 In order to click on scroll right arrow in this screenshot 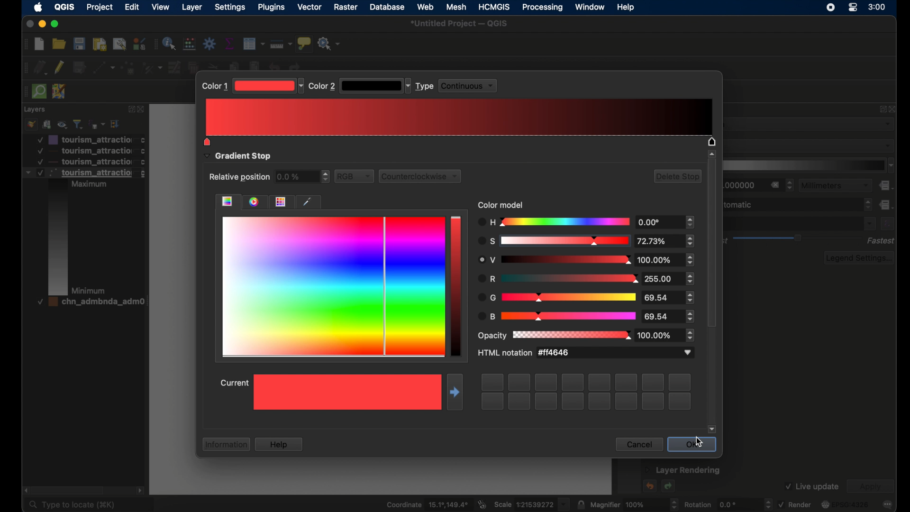, I will do `click(24, 489)`.